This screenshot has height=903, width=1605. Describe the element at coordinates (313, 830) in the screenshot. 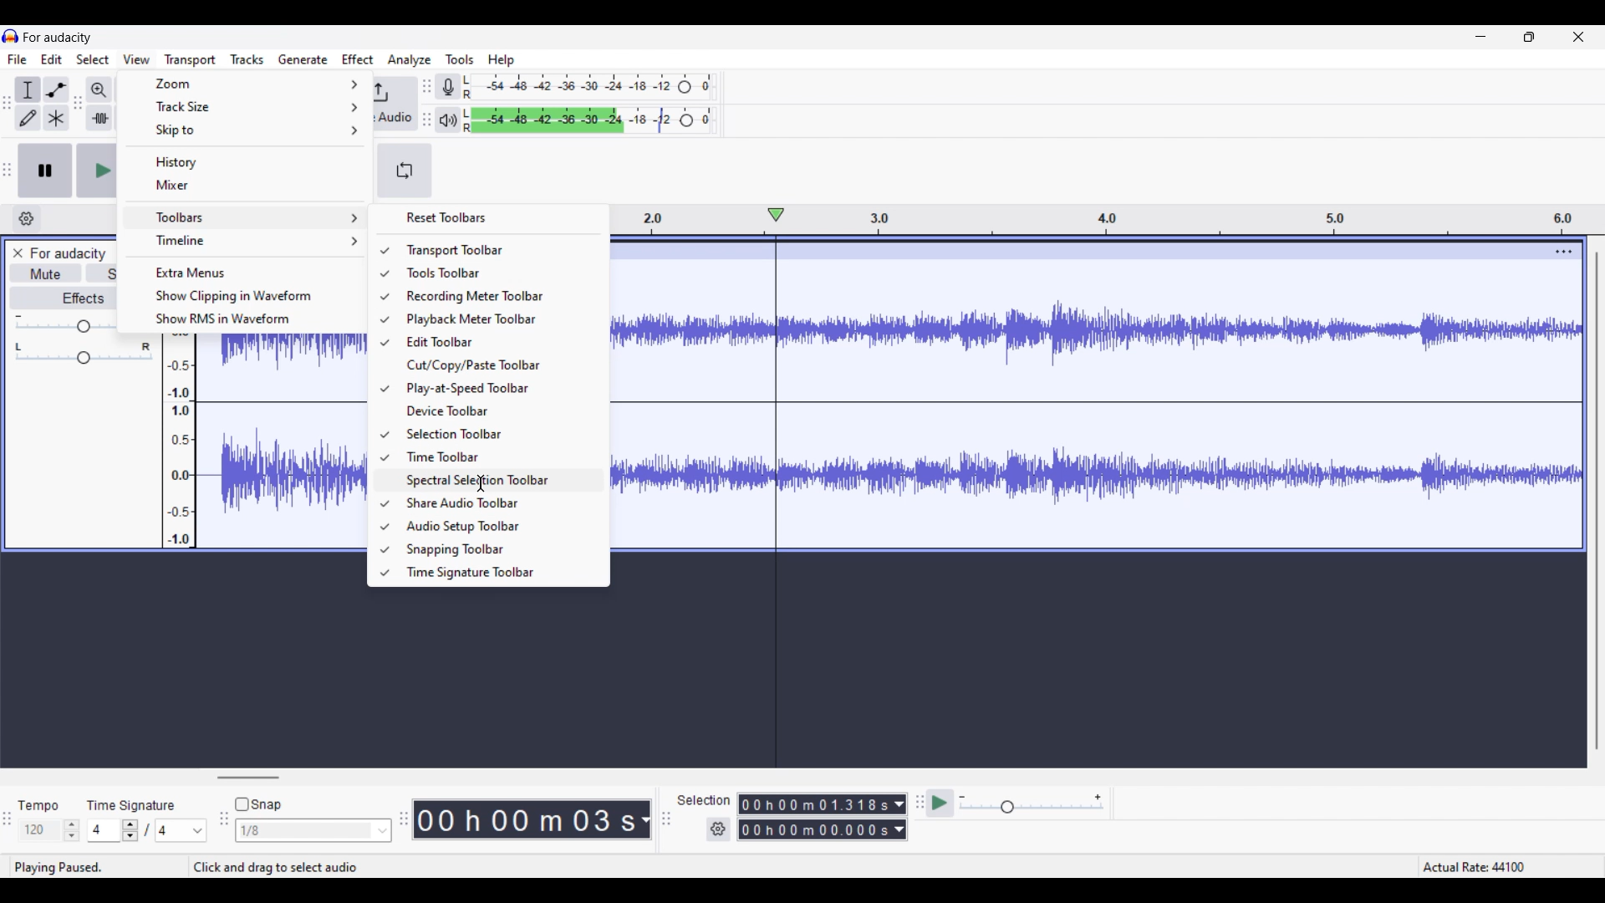

I see `Snap options` at that location.